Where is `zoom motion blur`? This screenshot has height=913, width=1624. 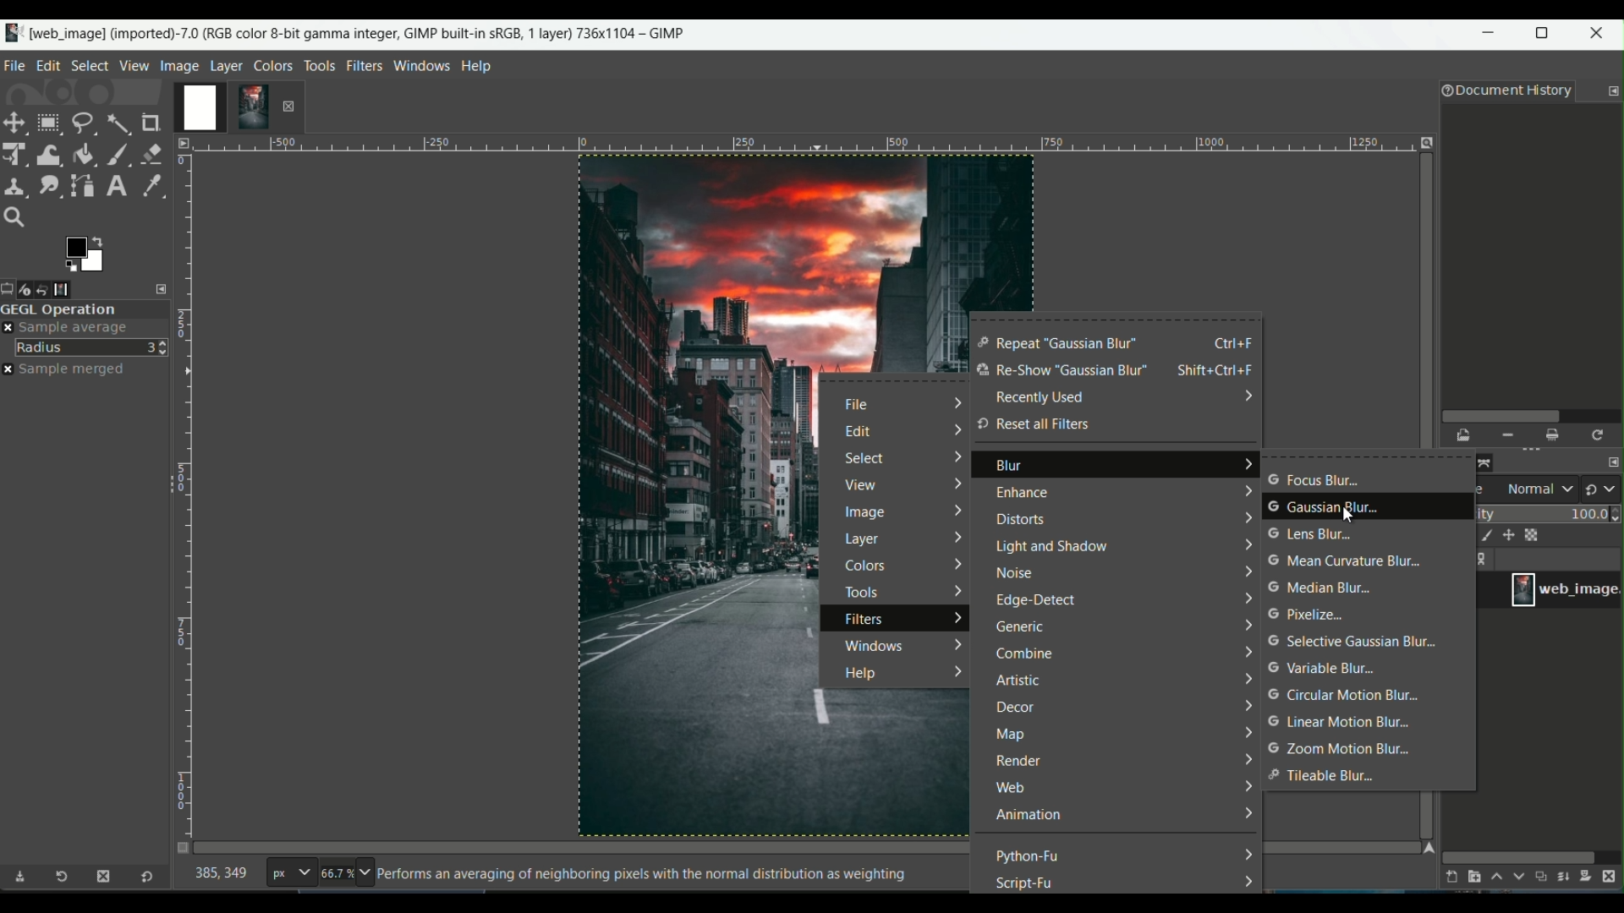
zoom motion blur is located at coordinates (1341, 748).